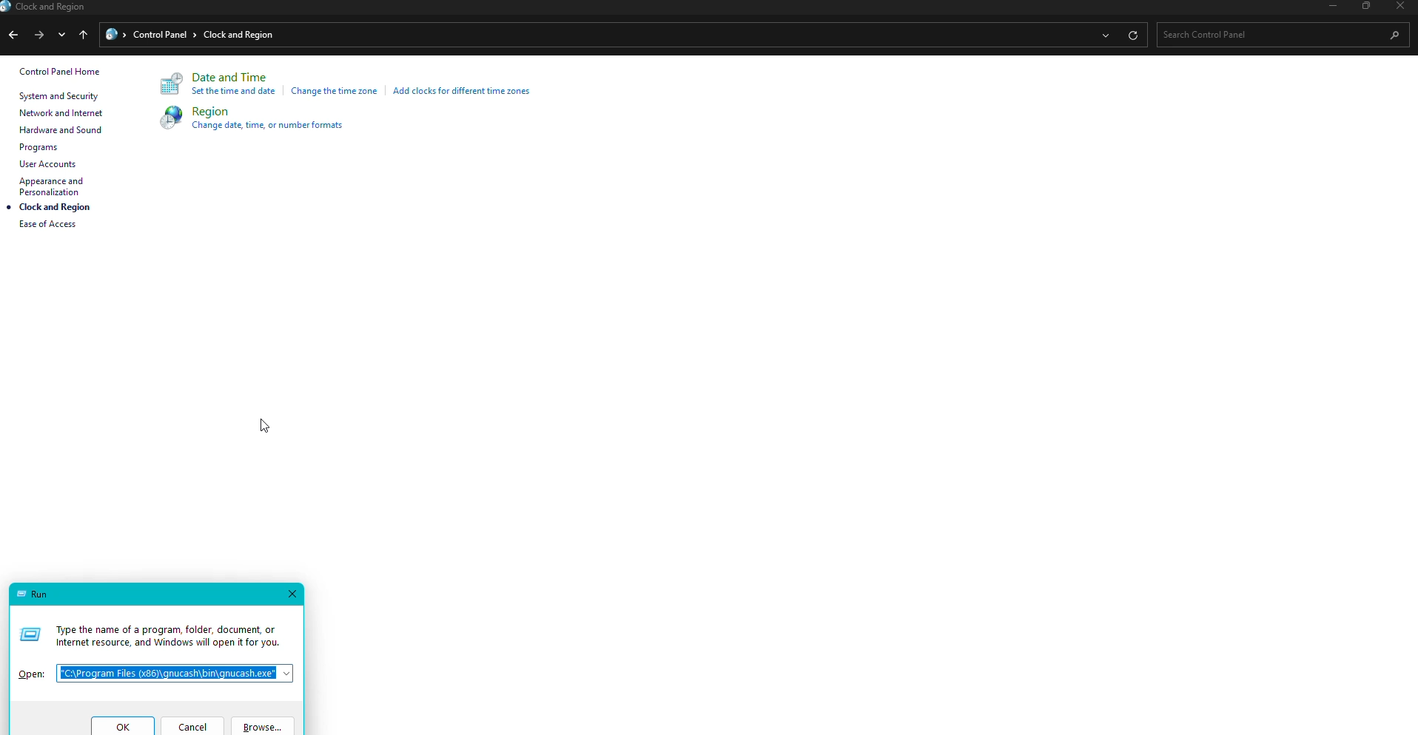 Image resolution: width=1418 pixels, height=735 pixels. What do you see at coordinates (263, 725) in the screenshot?
I see `Browse` at bounding box center [263, 725].